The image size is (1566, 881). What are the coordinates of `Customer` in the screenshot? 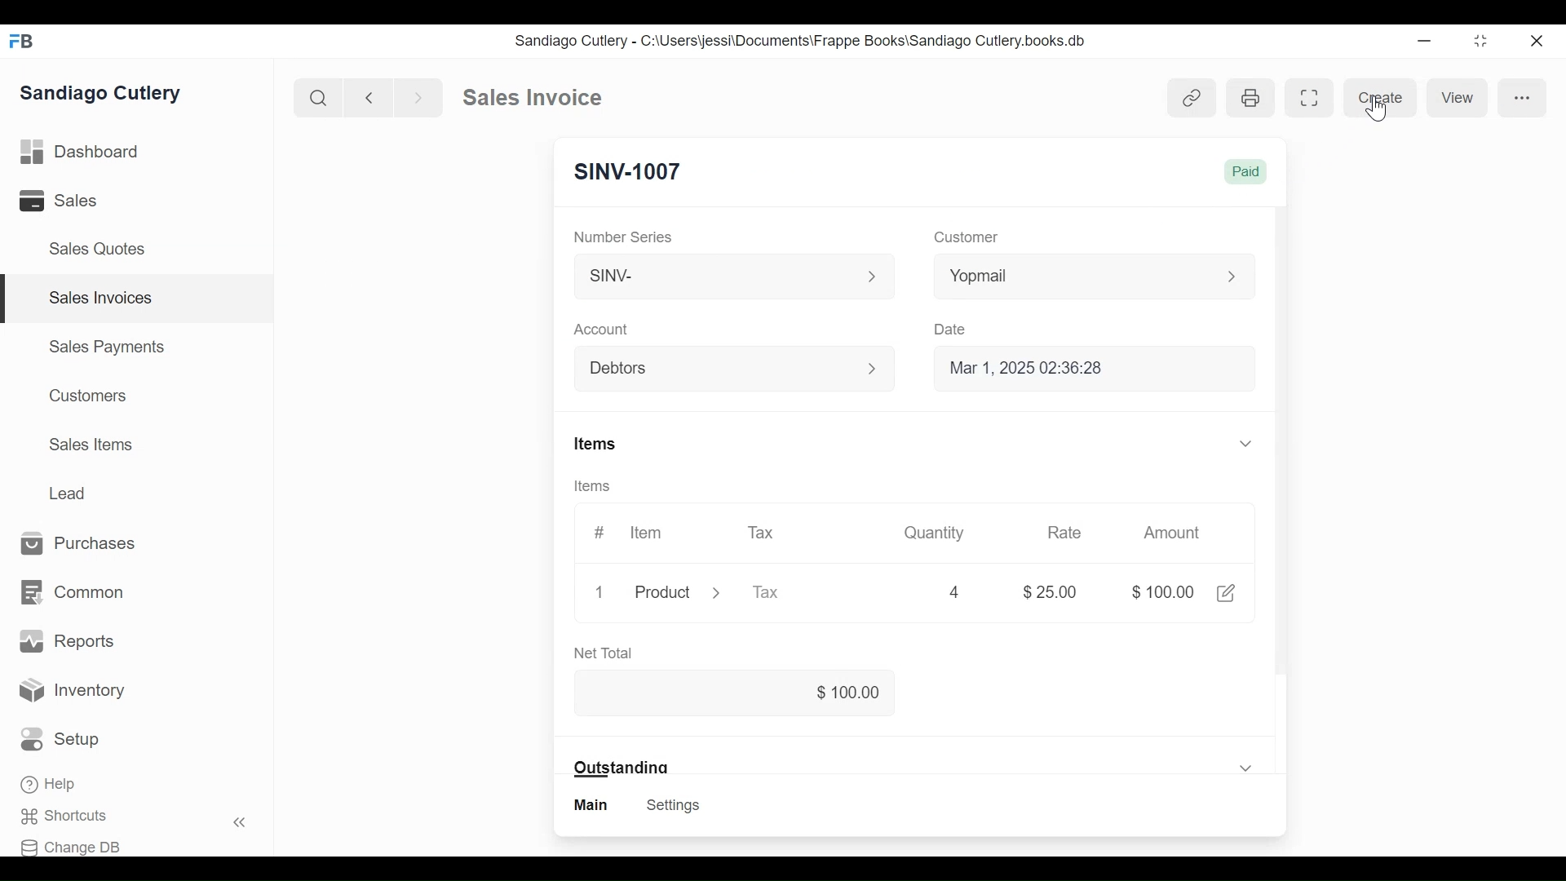 It's located at (969, 236).